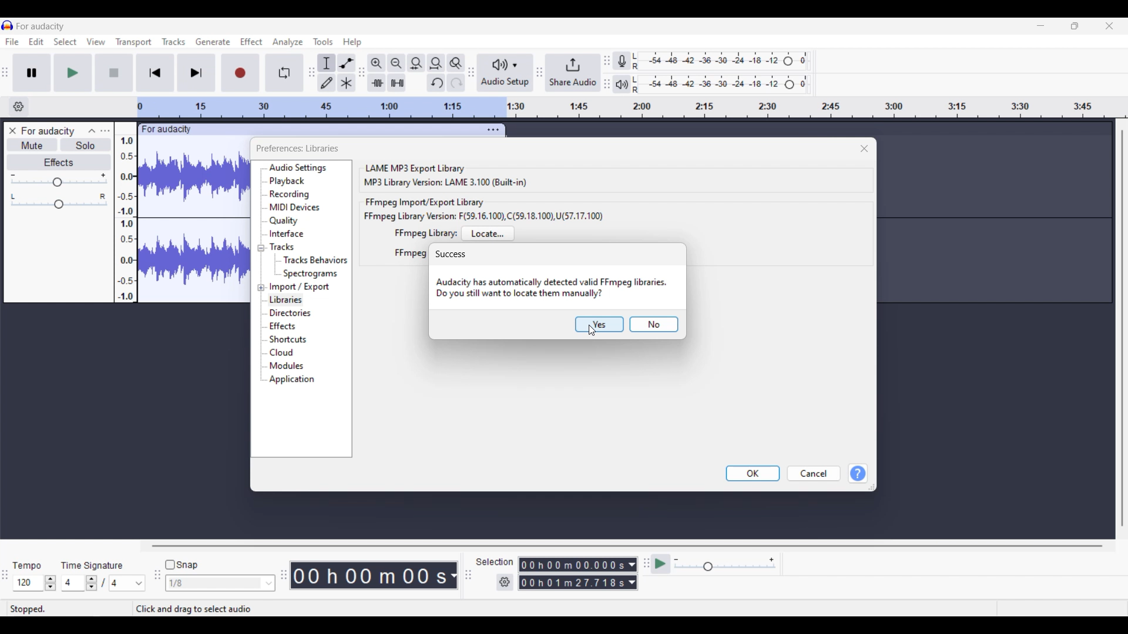 Image resolution: width=1128 pixels, height=634 pixels. Describe the element at coordinates (437, 63) in the screenshot. I see `Fit project to width` at that location.